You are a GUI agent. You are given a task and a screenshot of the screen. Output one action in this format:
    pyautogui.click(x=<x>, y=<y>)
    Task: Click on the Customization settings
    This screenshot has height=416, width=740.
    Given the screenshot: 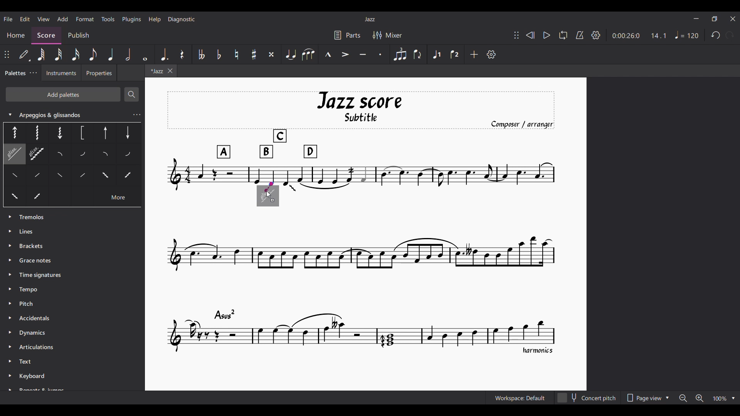 What is the action you would take?
    pyautogui.click(x=491, y=54)
    